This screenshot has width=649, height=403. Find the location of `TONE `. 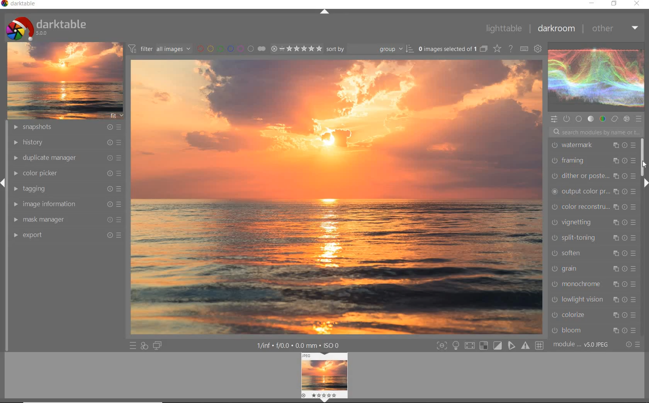

TONE  is located at coordinates (591, 119).